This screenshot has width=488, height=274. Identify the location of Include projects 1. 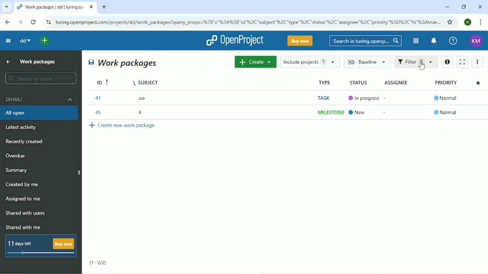
(310, 62).